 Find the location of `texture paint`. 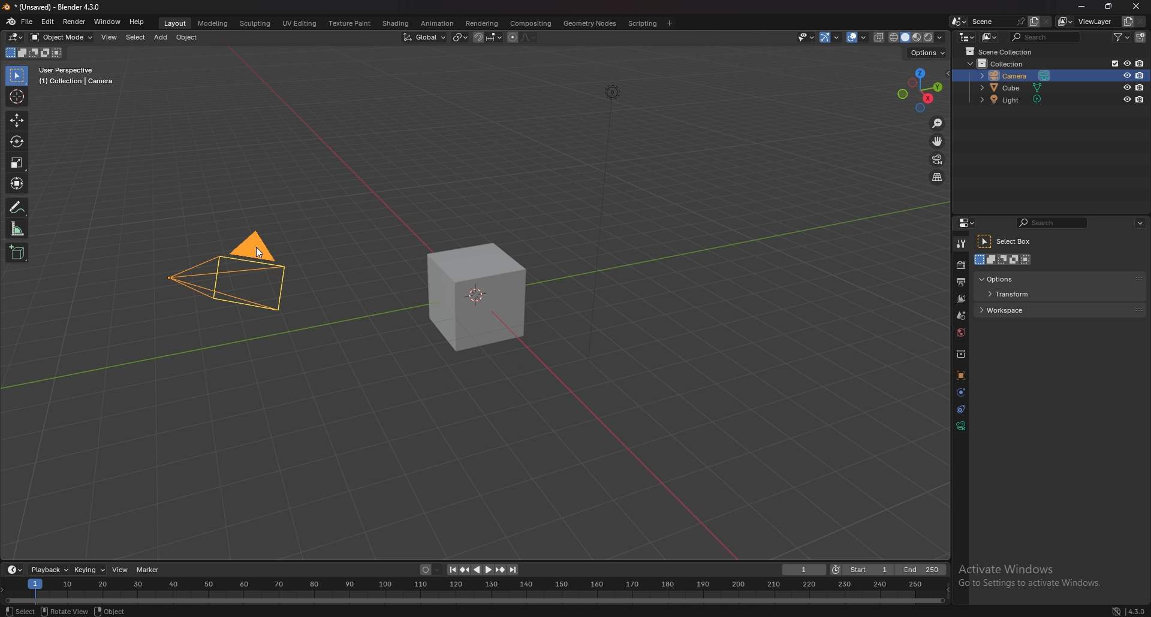

texture paint is located at coordinates (350, 24).